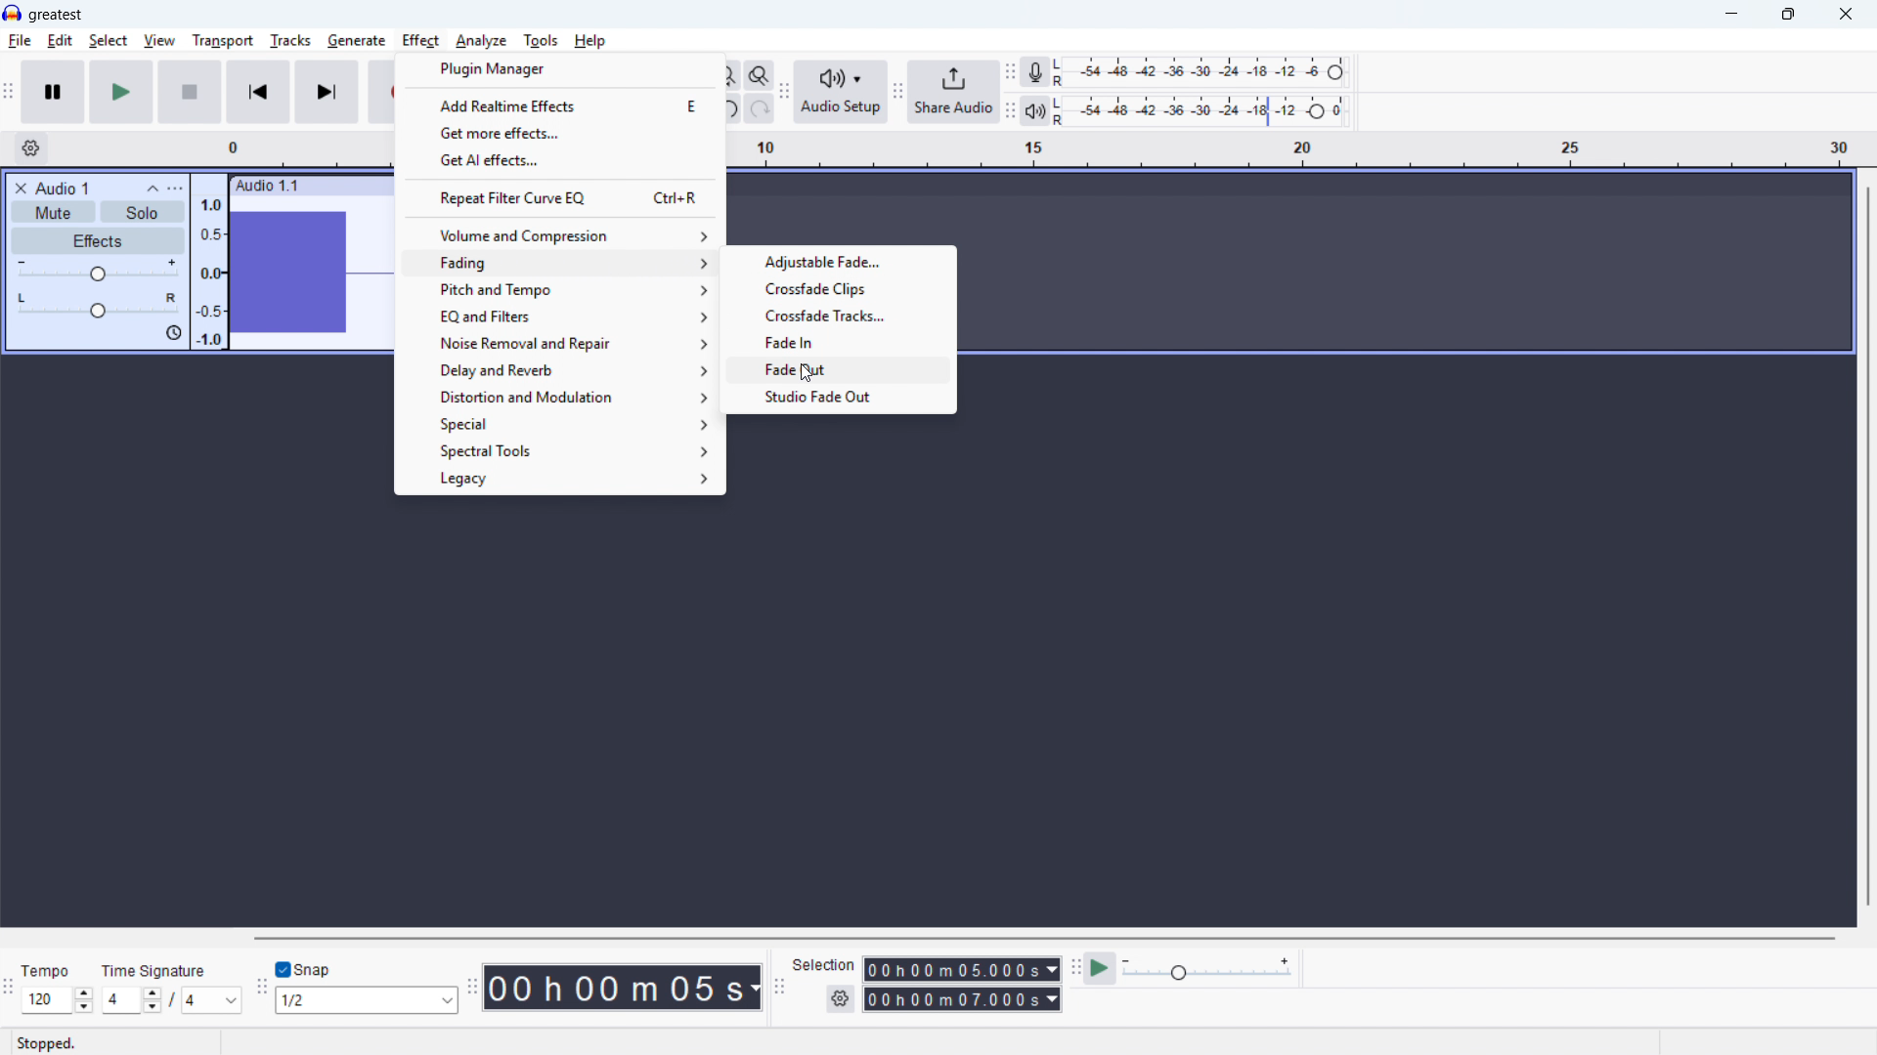 This screenshot has width=1877, height=1055. Describe the element at coordinates (561, 398) in the screenshot. I see `Distortion and modulation ` at that location.